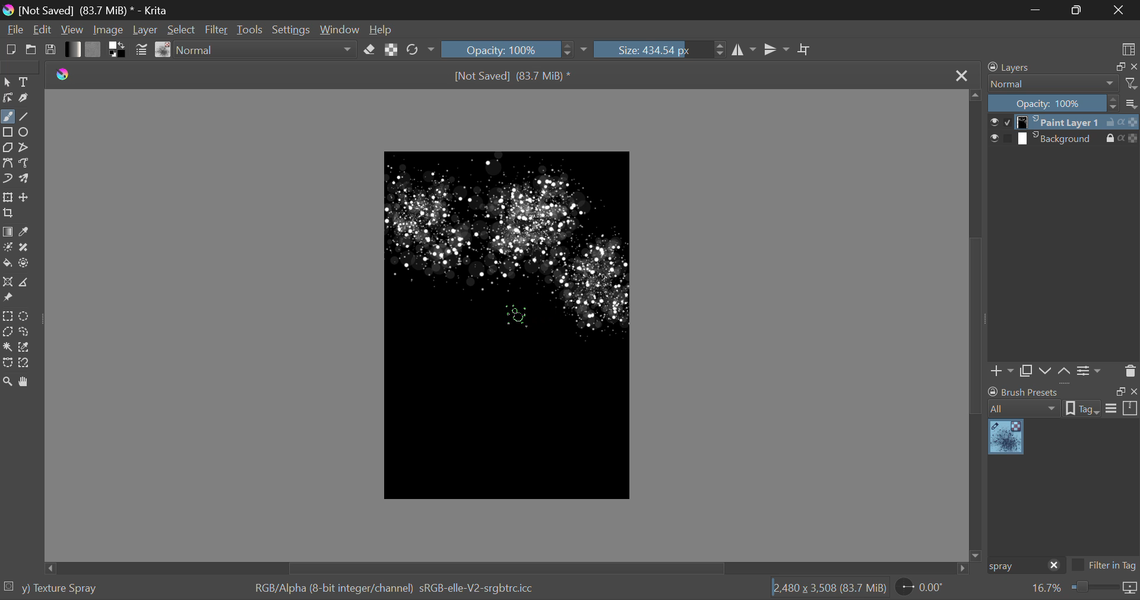  I want to click on Filter in Tag, so click(1104, 567).